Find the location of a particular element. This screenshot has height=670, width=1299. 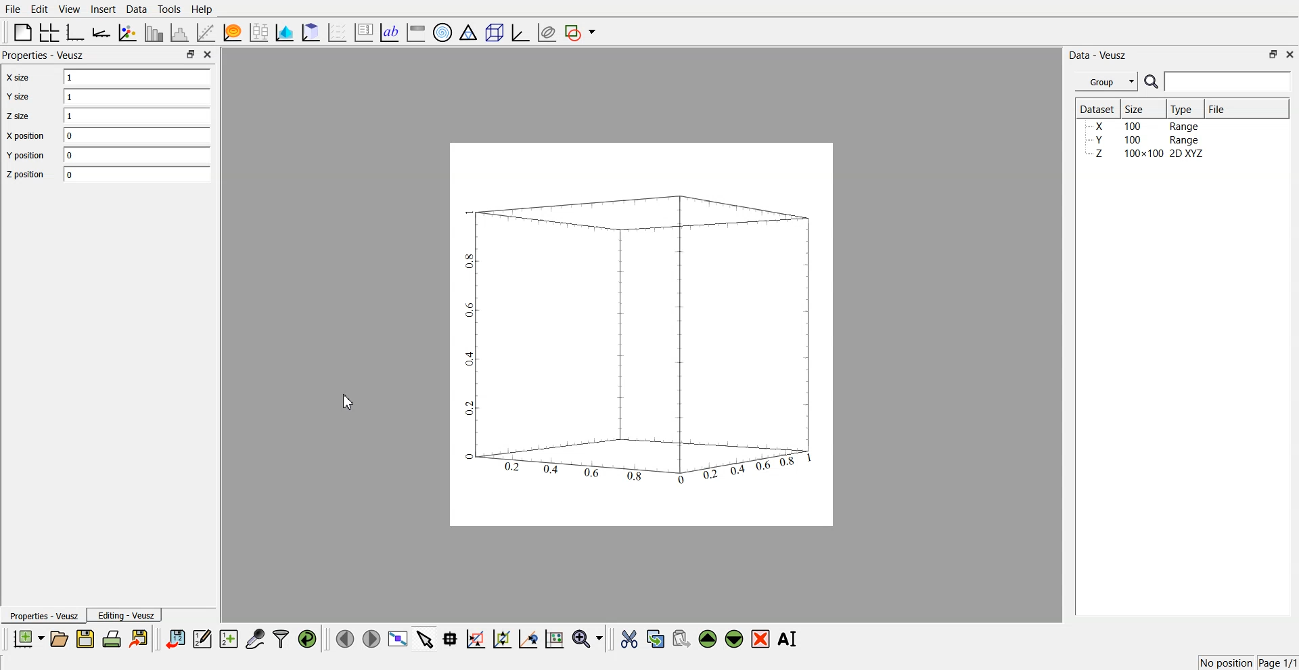

Move up the selected widget is located at coordinates (708, 639).